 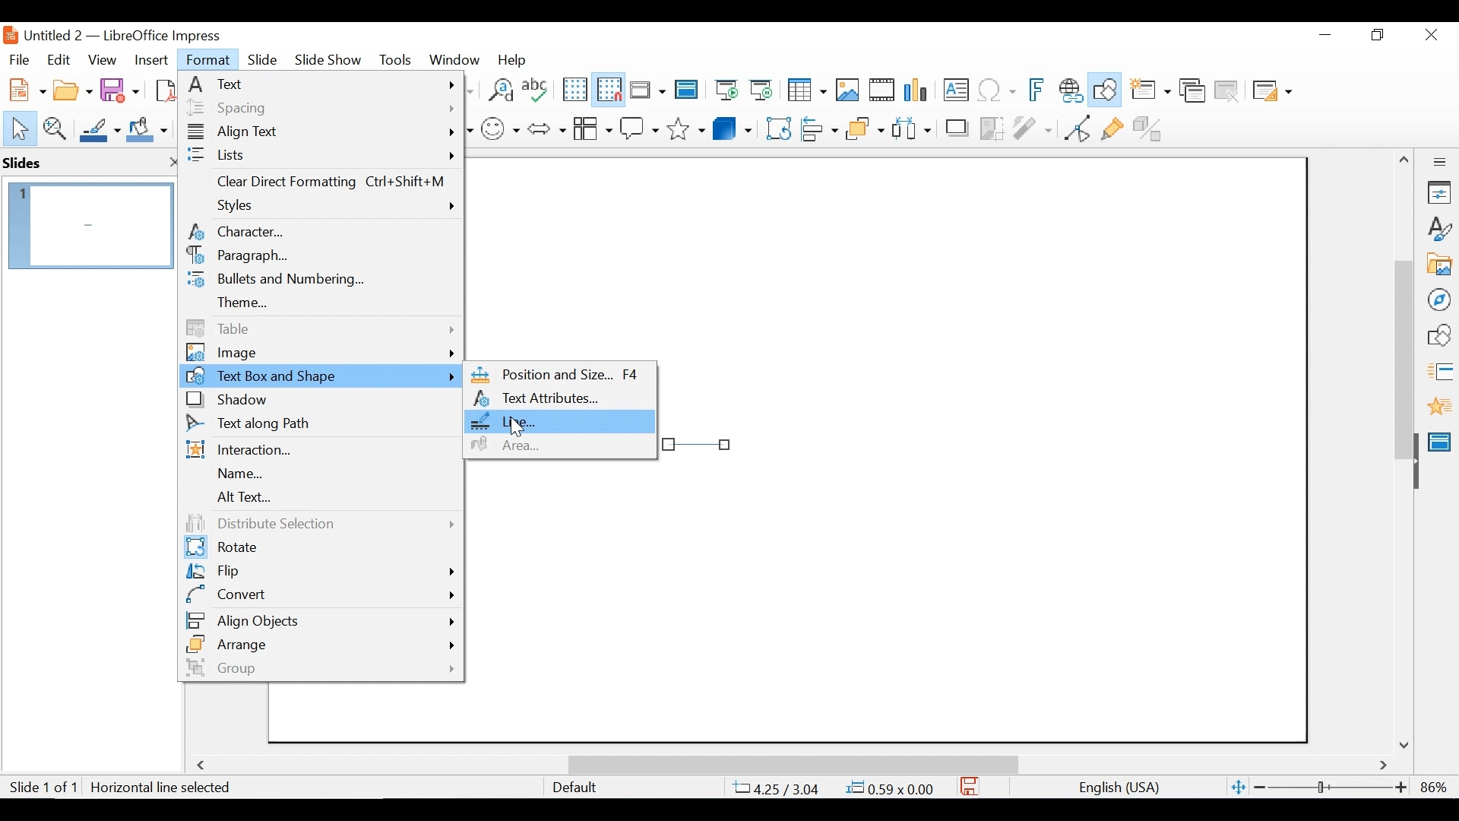 I want to click on Cursor, so click(x=521, y=429).